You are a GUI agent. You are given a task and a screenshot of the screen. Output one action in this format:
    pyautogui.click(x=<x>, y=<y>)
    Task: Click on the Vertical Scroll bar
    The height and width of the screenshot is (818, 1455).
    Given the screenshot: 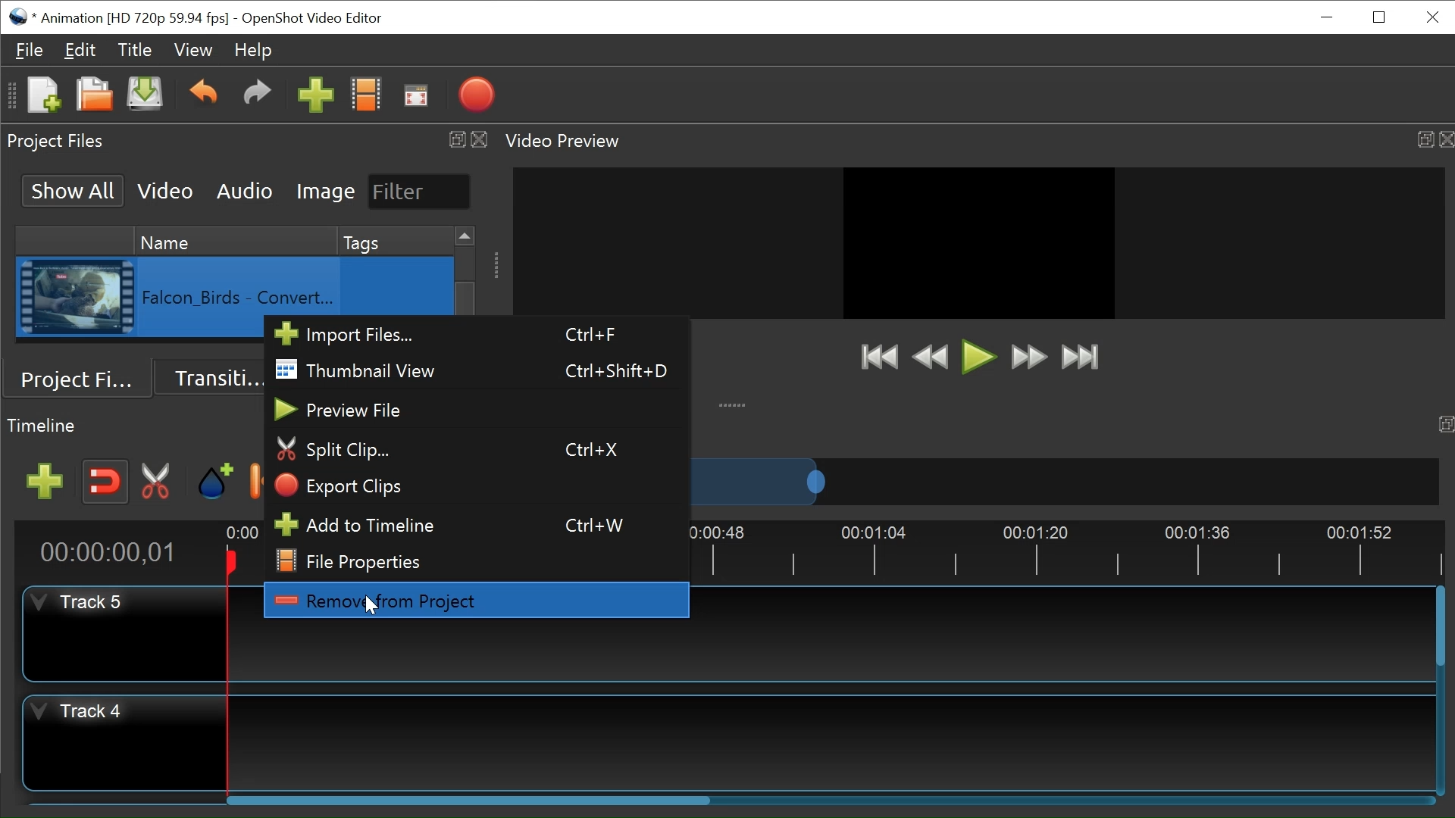 What is the action you would take?
    pyautogui.click(x=1442, y=628)
    